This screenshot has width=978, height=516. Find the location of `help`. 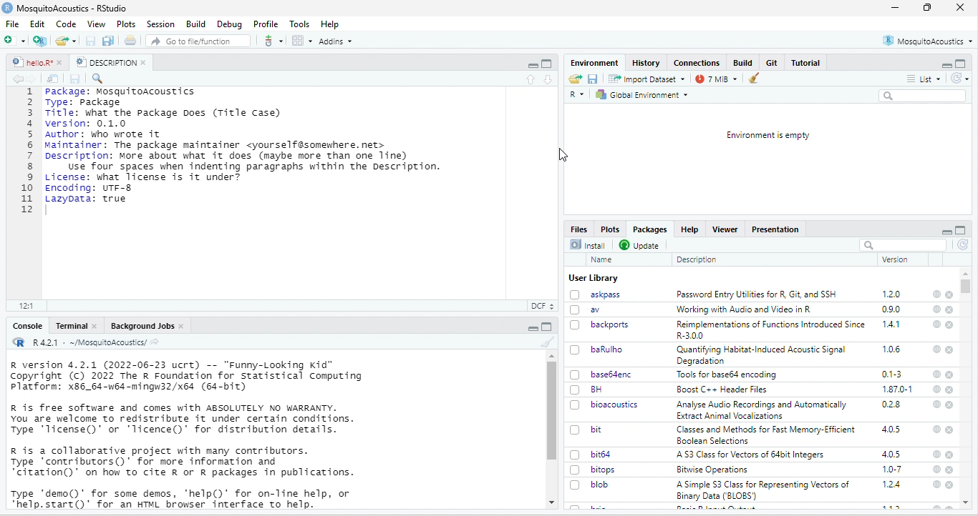

help is located at coordinates (935, 310).